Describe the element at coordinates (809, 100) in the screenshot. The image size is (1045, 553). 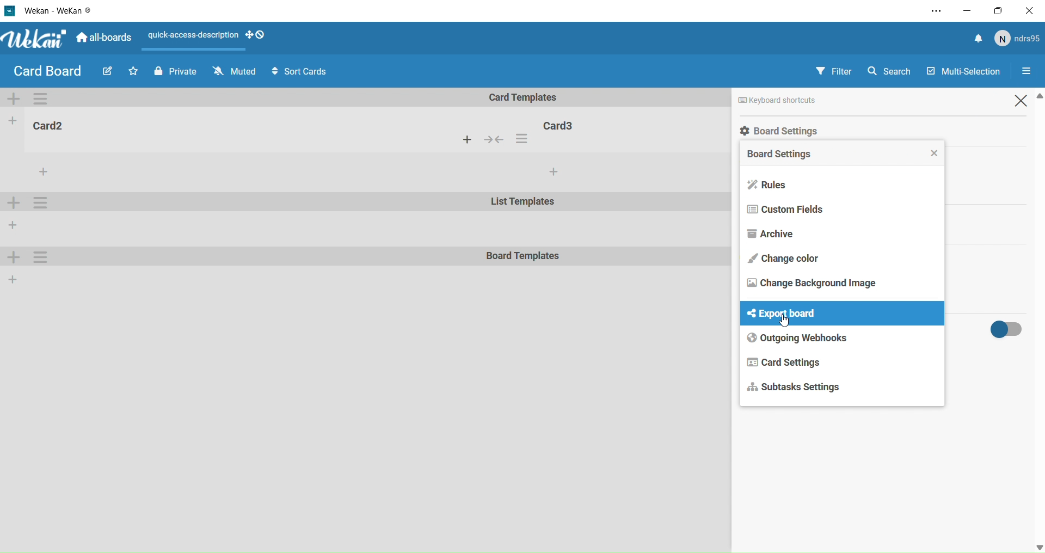
I see `Keyboard Shortcuts` at that location.